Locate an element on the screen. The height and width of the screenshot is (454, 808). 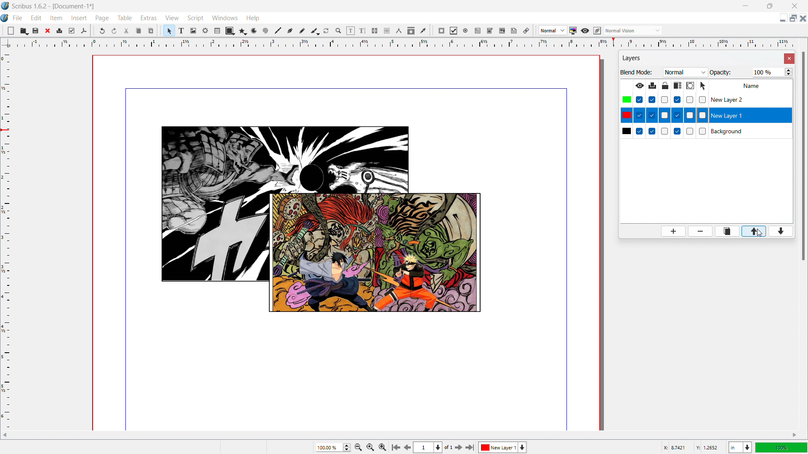
print layer is located at coordinates (652, 86).